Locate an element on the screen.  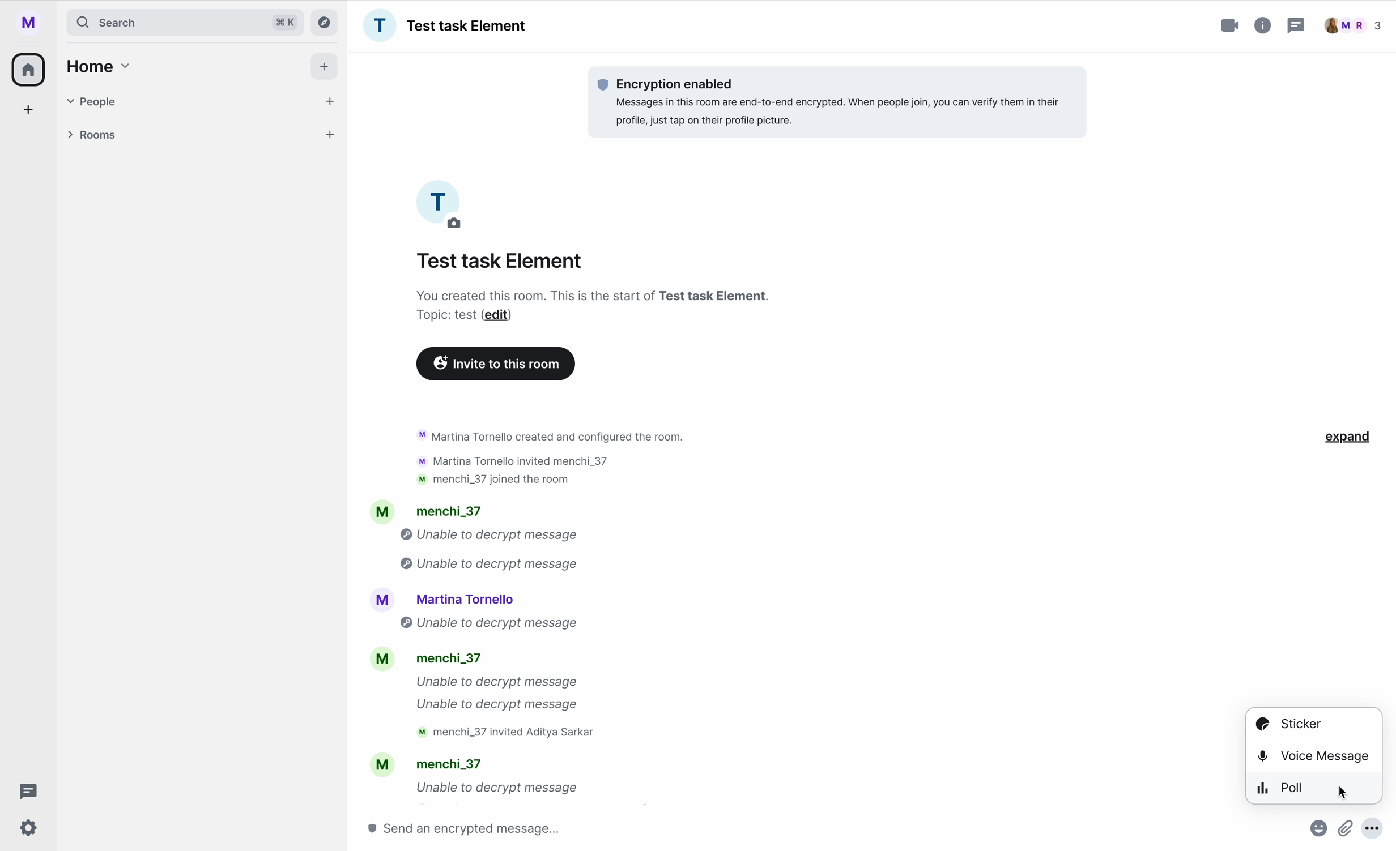
search tab is located at coordinates (184, 22).